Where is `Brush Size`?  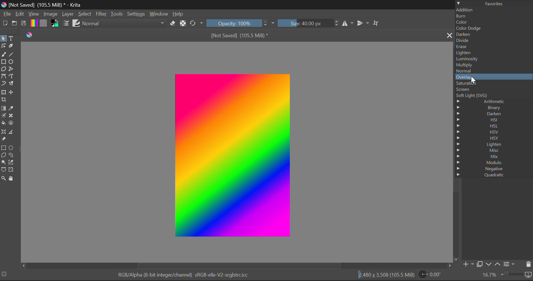 Brush Size is located at coordinates (304, 24).